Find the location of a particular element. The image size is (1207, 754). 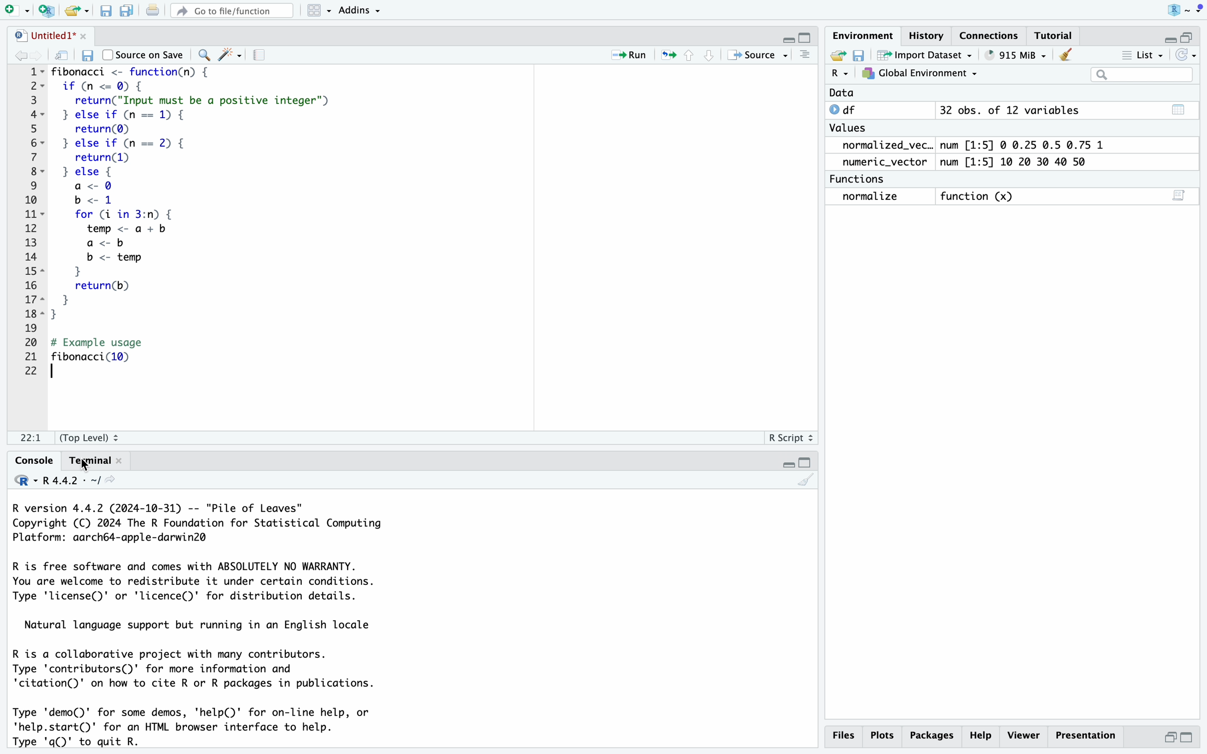

clear console is located at coordinates (806, 483).